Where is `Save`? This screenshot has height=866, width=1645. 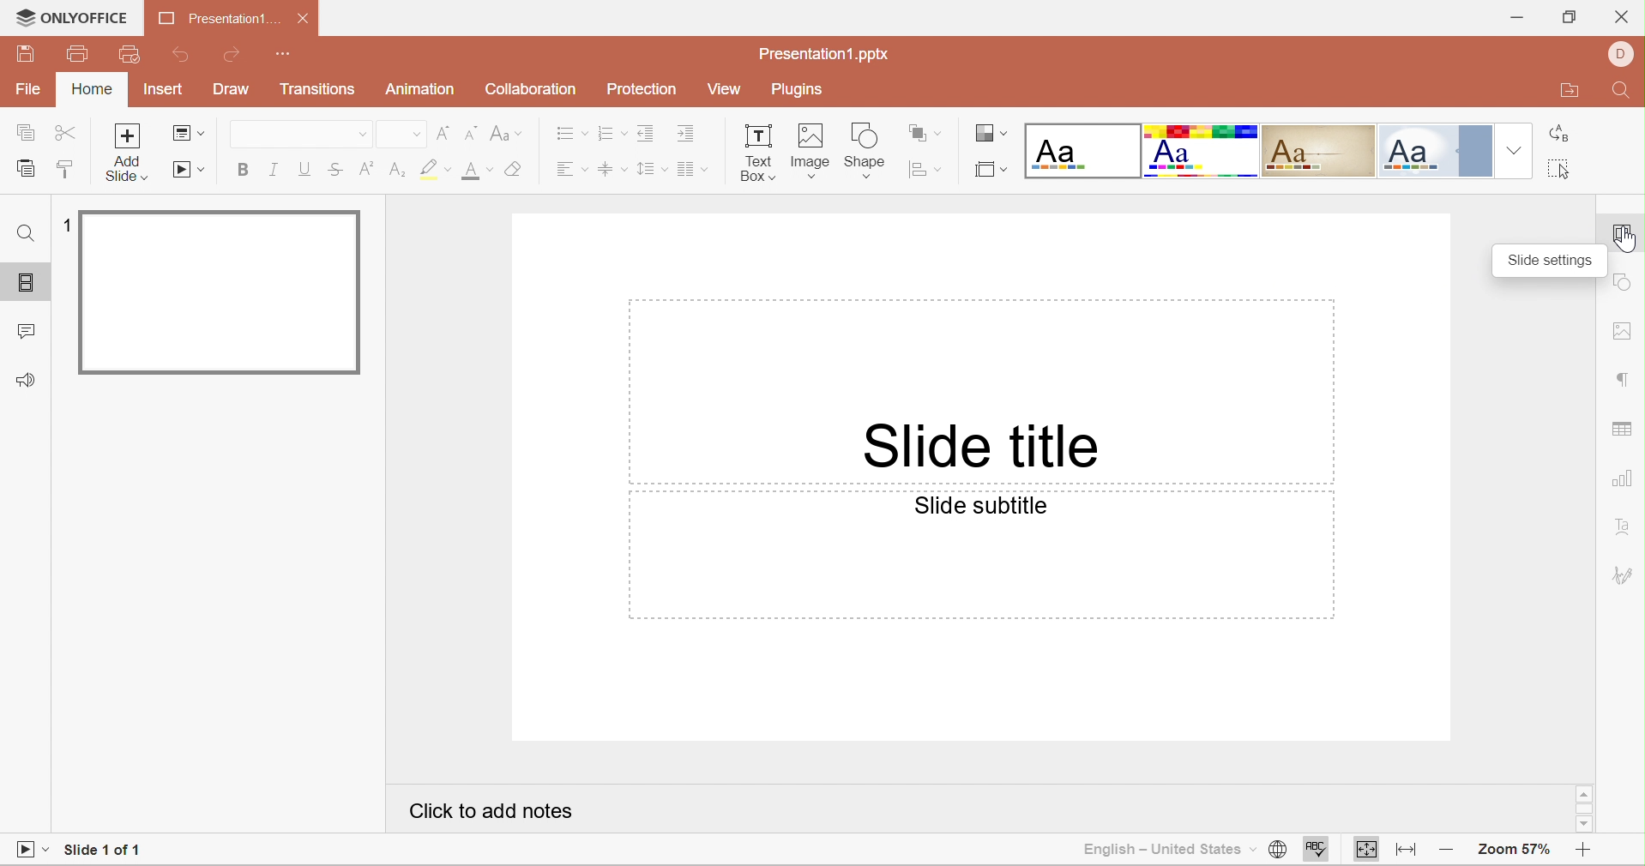 Save is located at coordinates (27, 52).